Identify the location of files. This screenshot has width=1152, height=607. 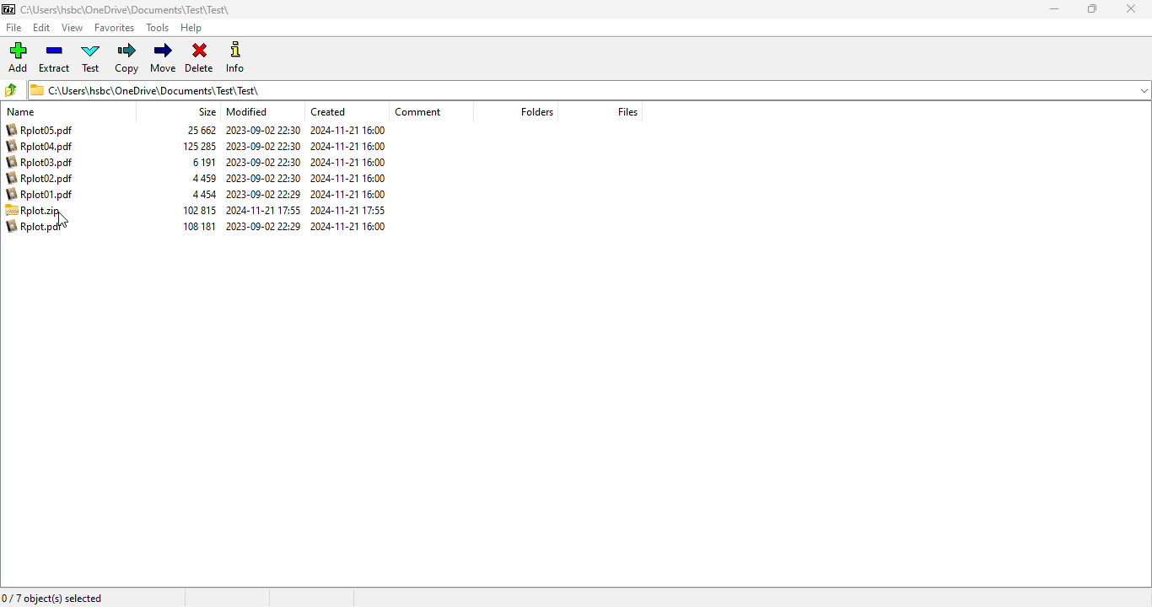
(627, 111).